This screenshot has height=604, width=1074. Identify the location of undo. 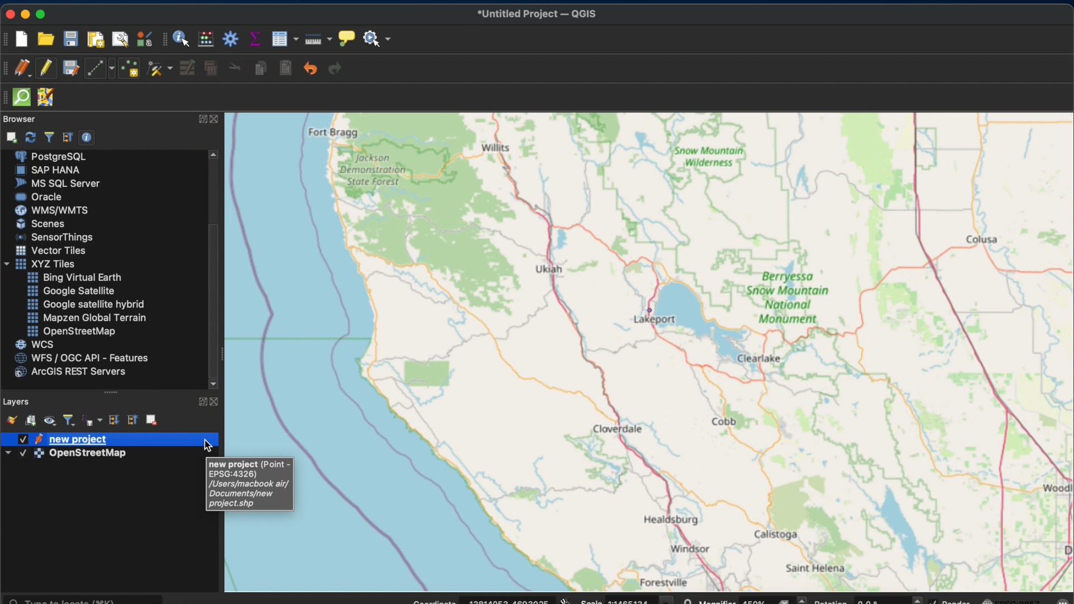
(311, 68).